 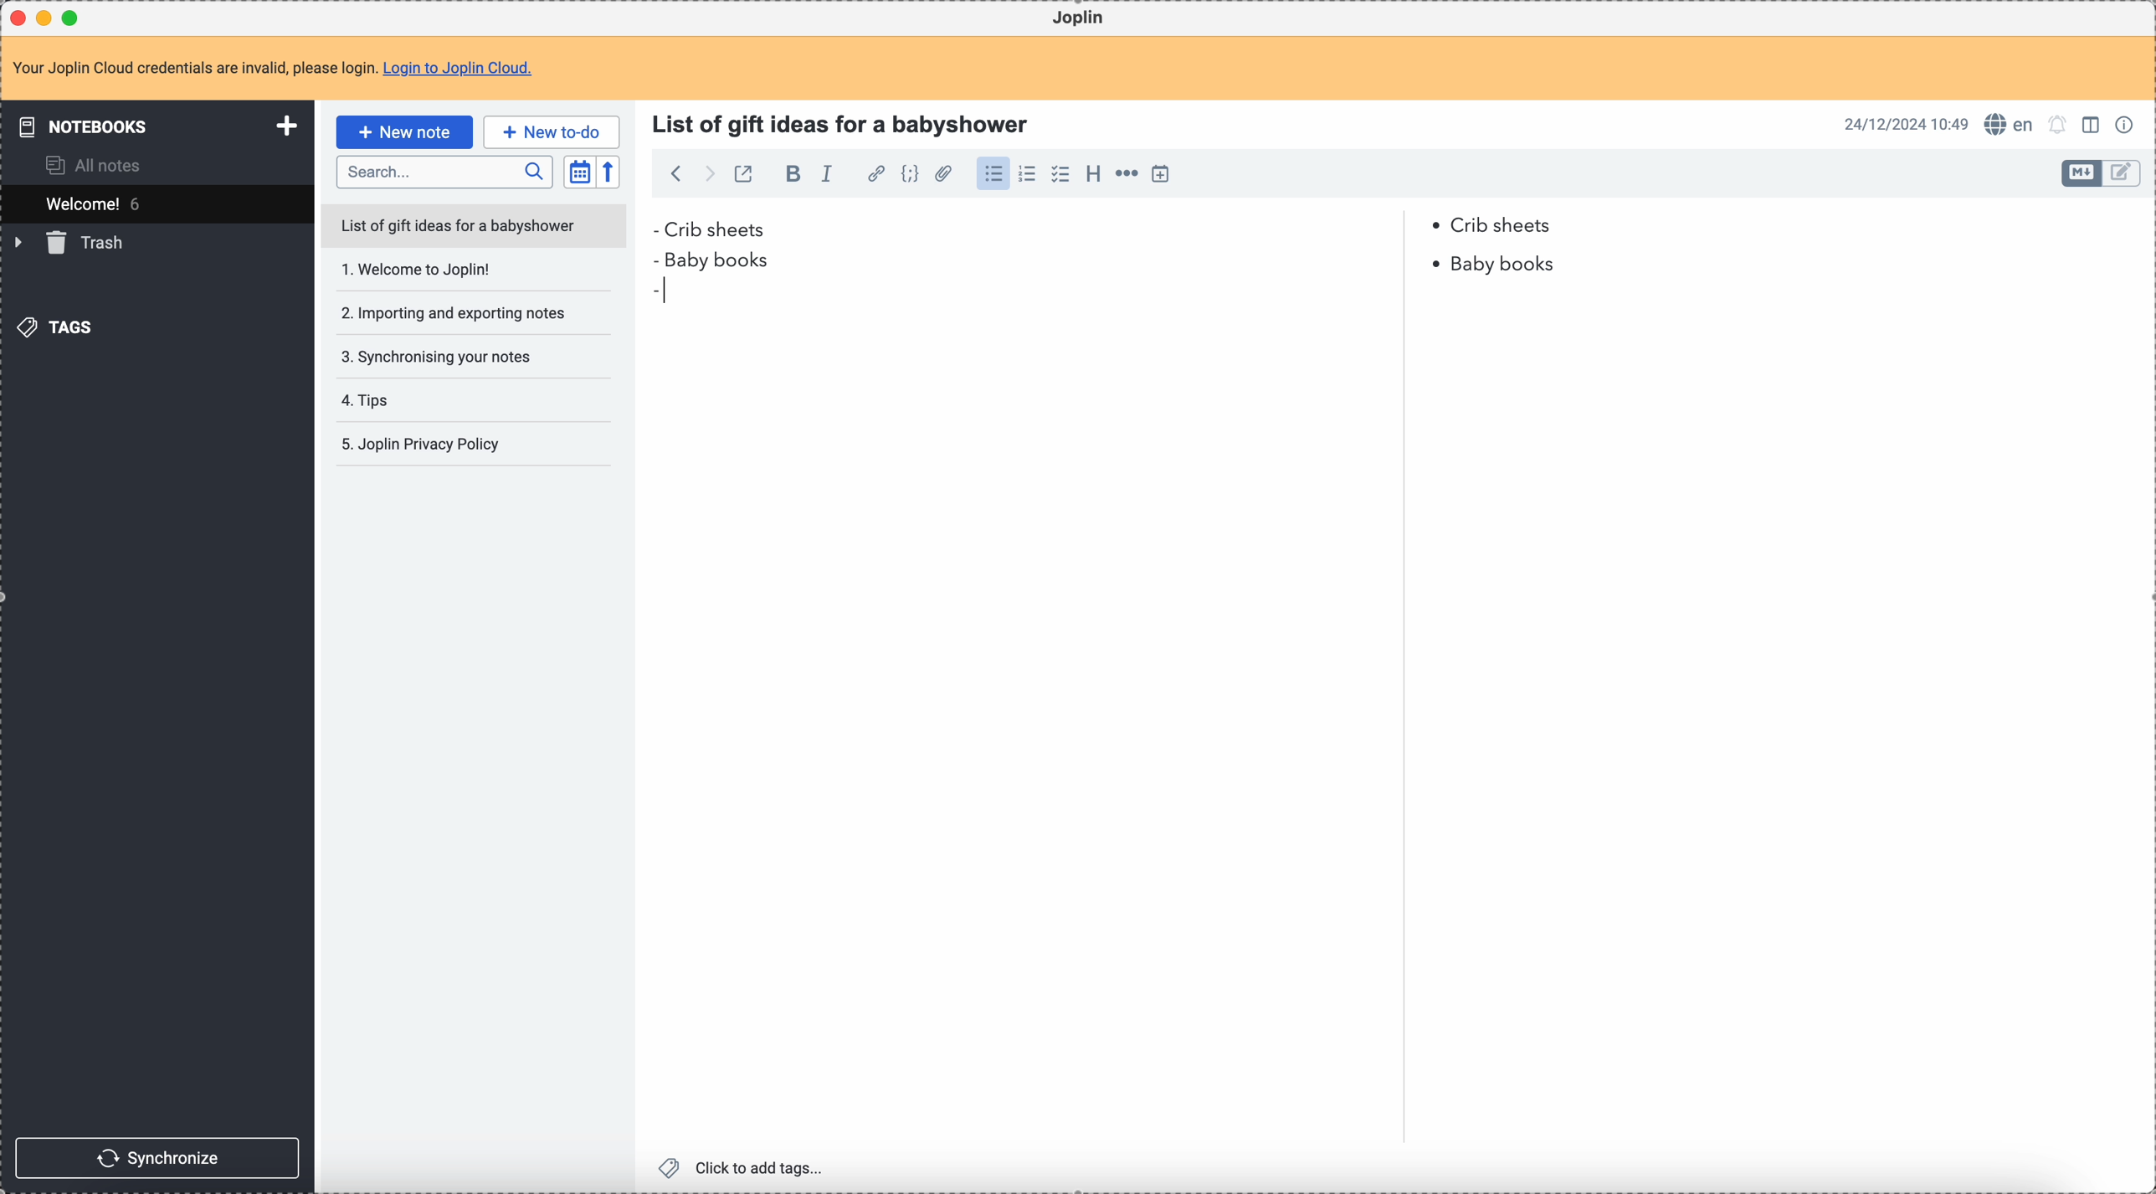 I want to click on Joplin, so click(x=1082, y=18).